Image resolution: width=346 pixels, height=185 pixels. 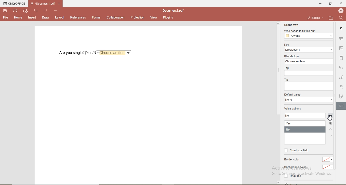 What do you see at coordinates (342, 18) in the screenshot?
I see `search` at bounding box center [342, 18].